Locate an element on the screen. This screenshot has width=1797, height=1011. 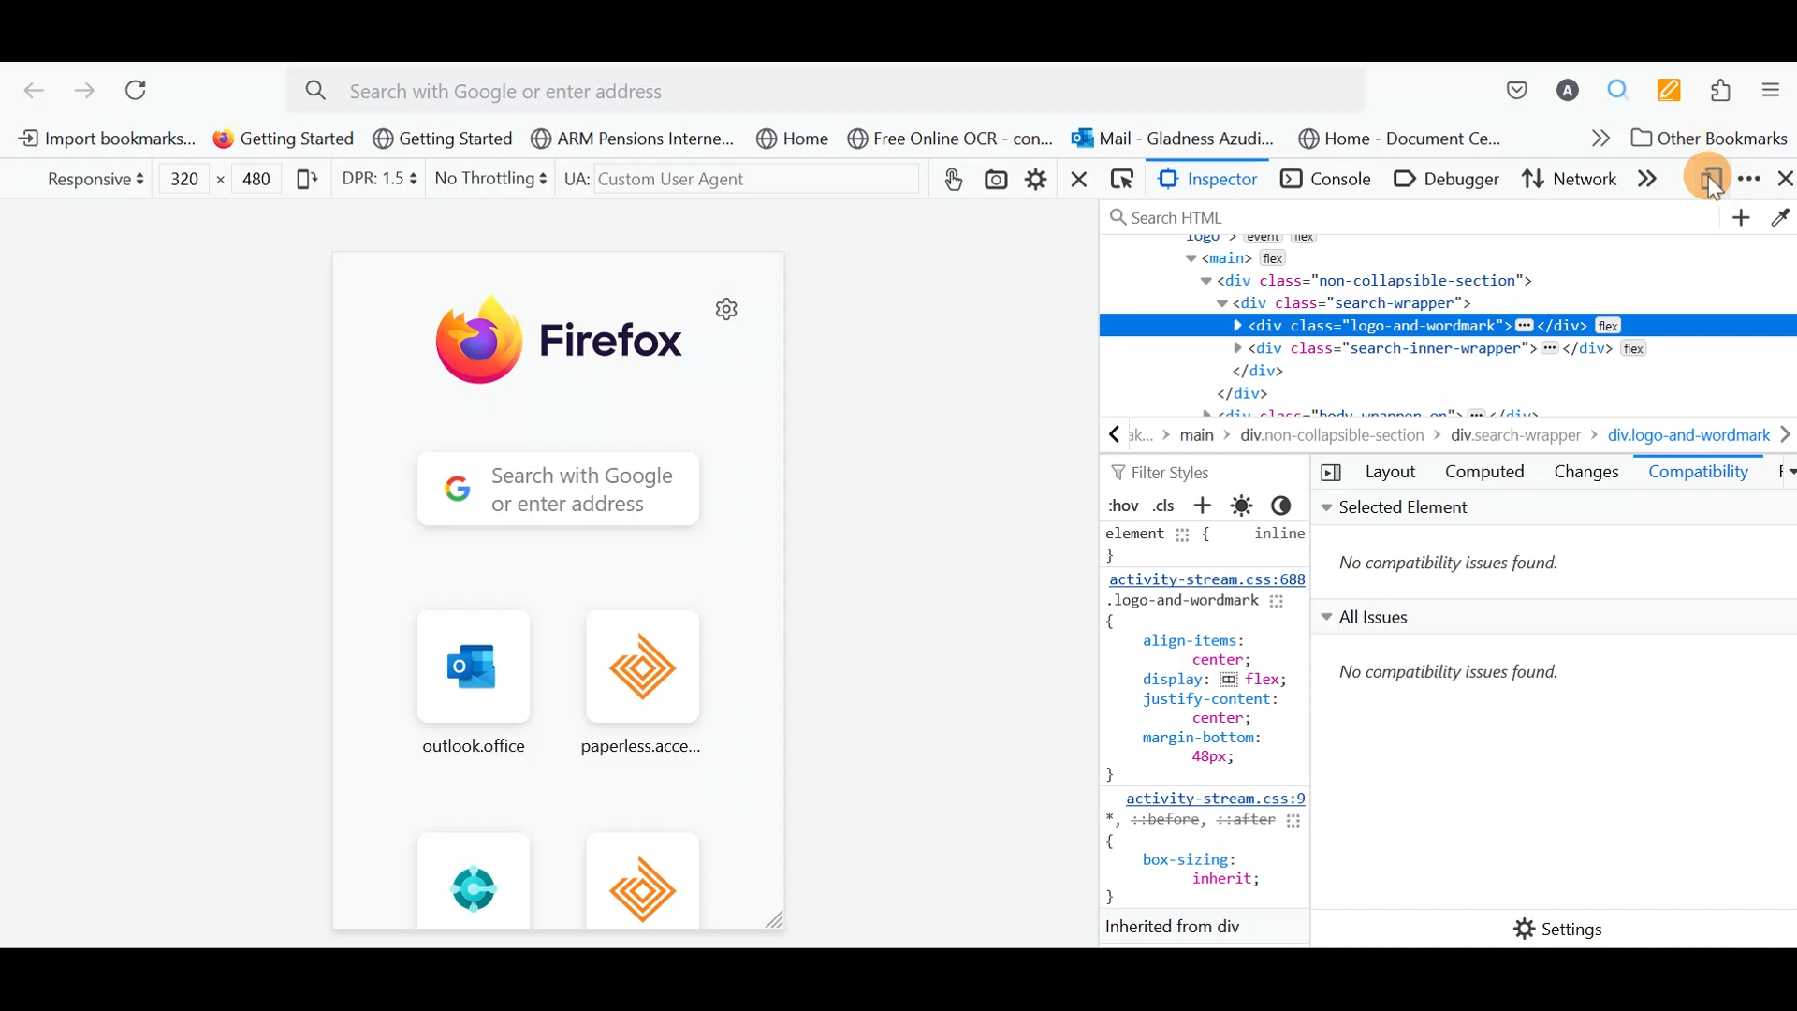
settings is located at coordinates (1039, 179).